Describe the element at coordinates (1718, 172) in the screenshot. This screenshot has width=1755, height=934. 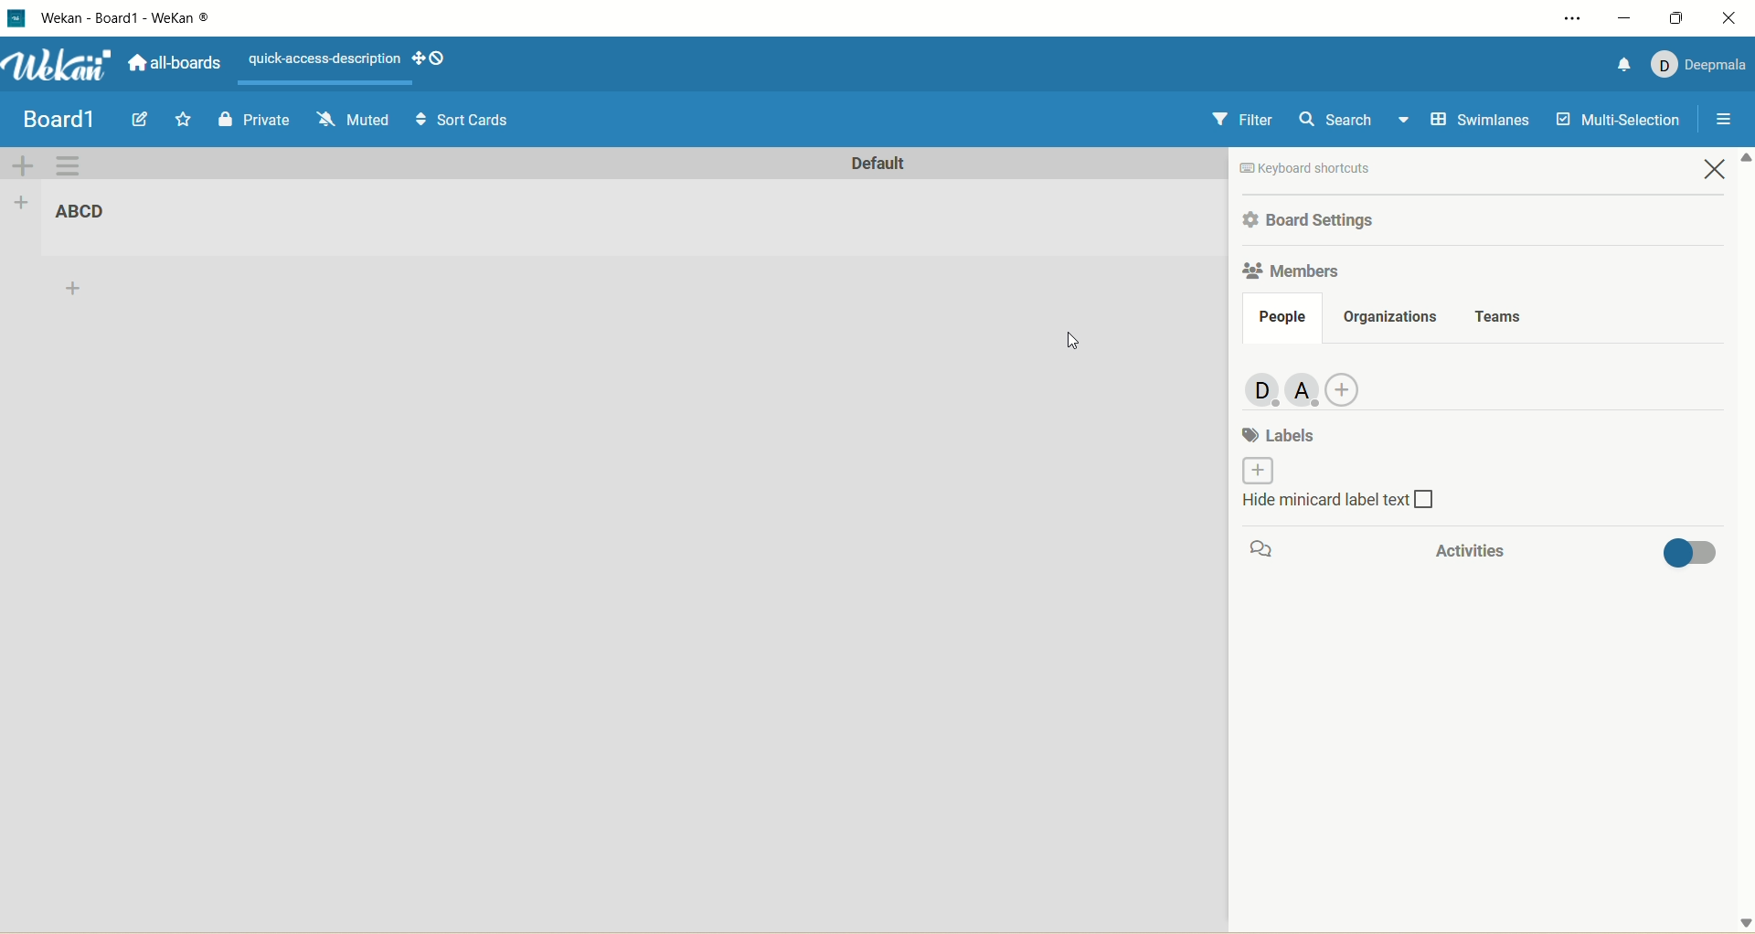
I see `close` at that location.